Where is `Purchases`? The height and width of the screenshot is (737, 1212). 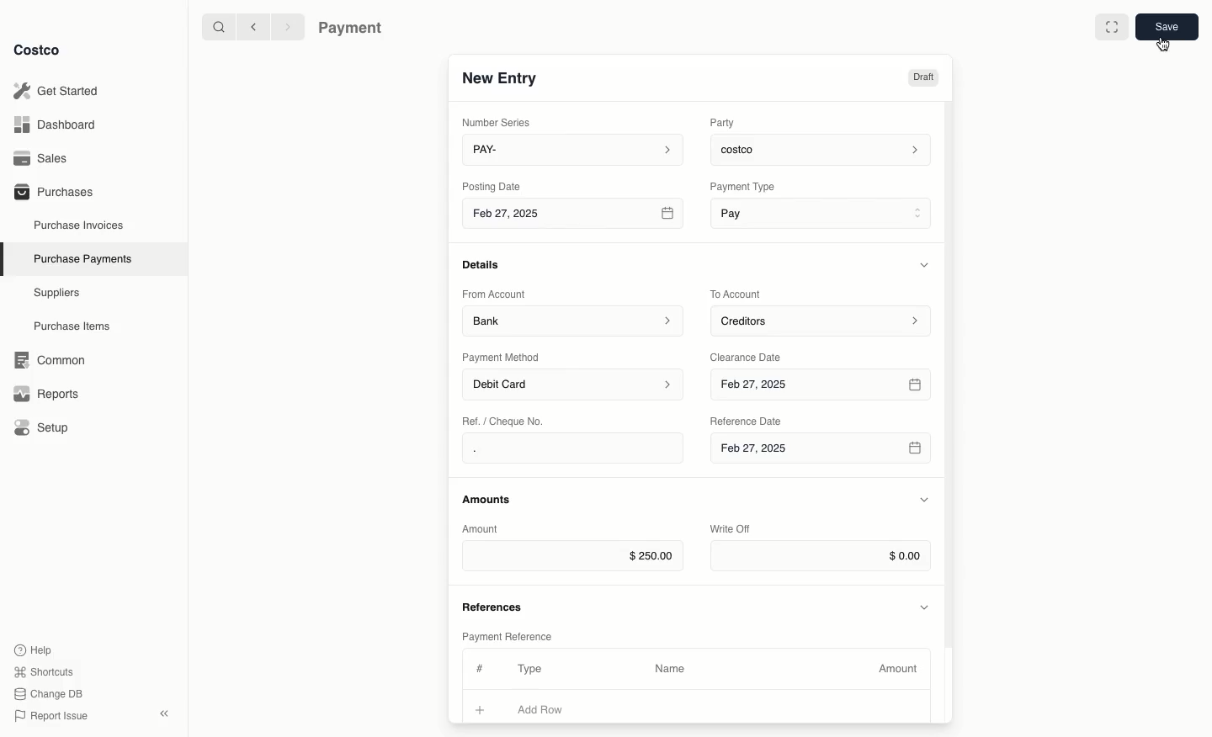
Purchases is located at coordinates (53, 191).